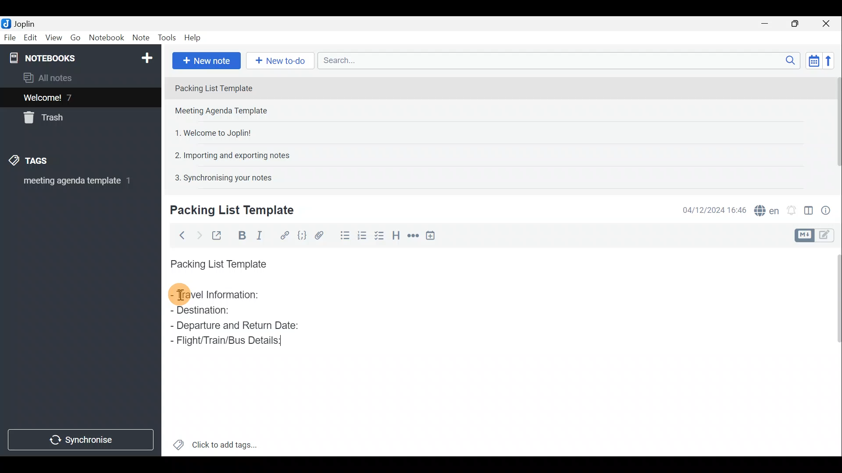  I want to click on Note 1, so click(245, 87).